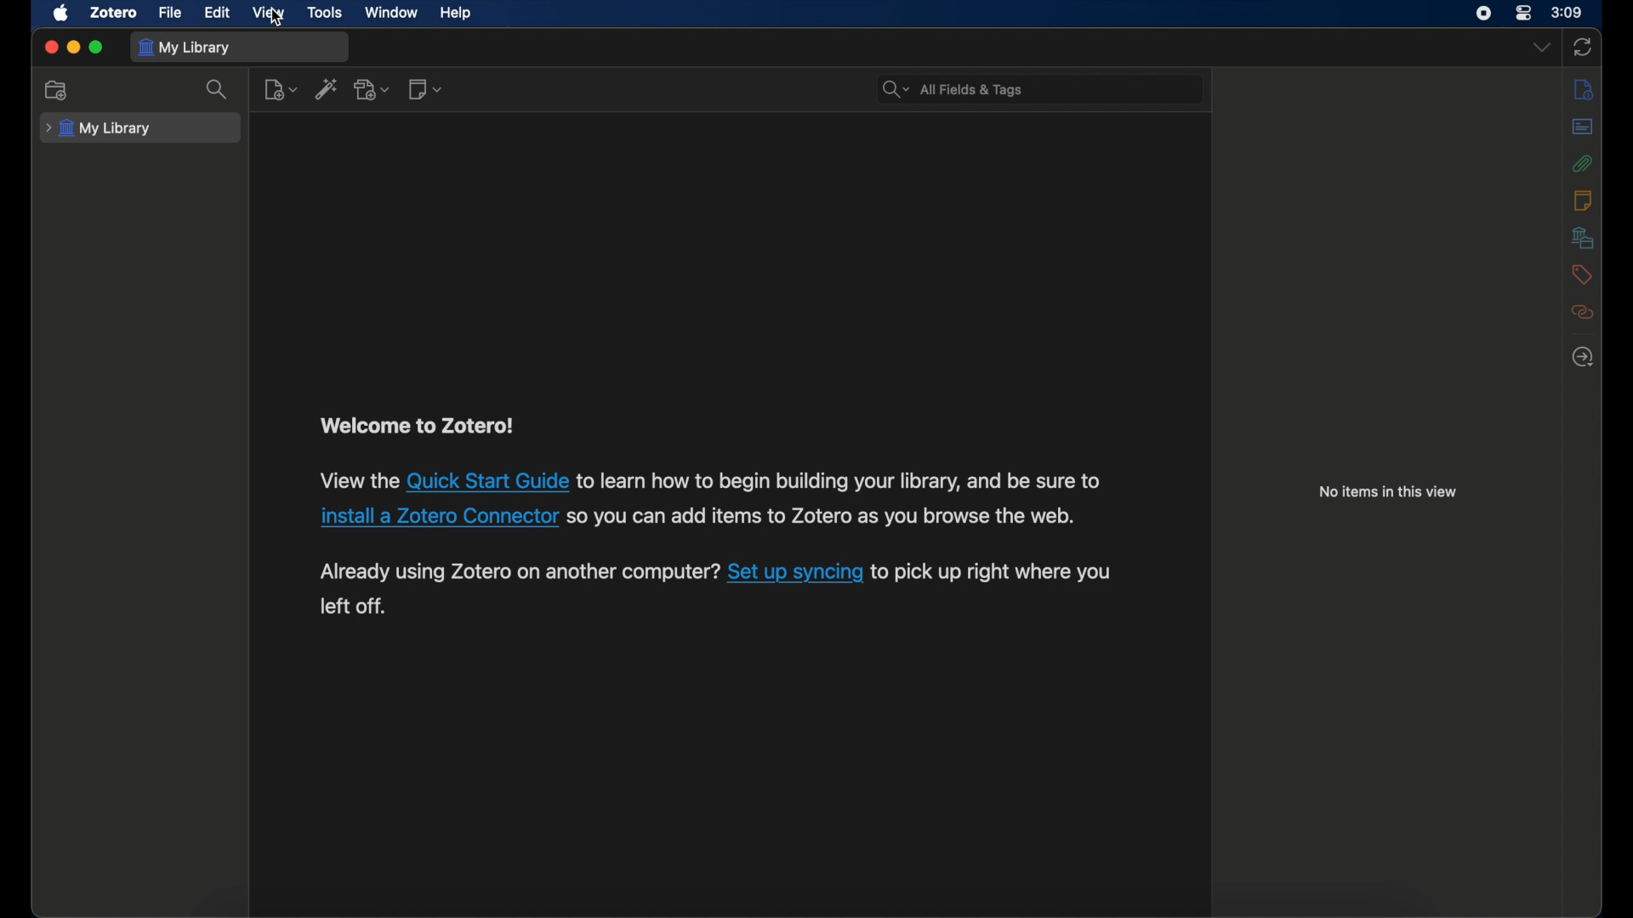 The height and width of the screenshot is (918, 1633). Describe the element at coordinates (326, 88) in the screenshot. I see `add item by identifier` at that location.